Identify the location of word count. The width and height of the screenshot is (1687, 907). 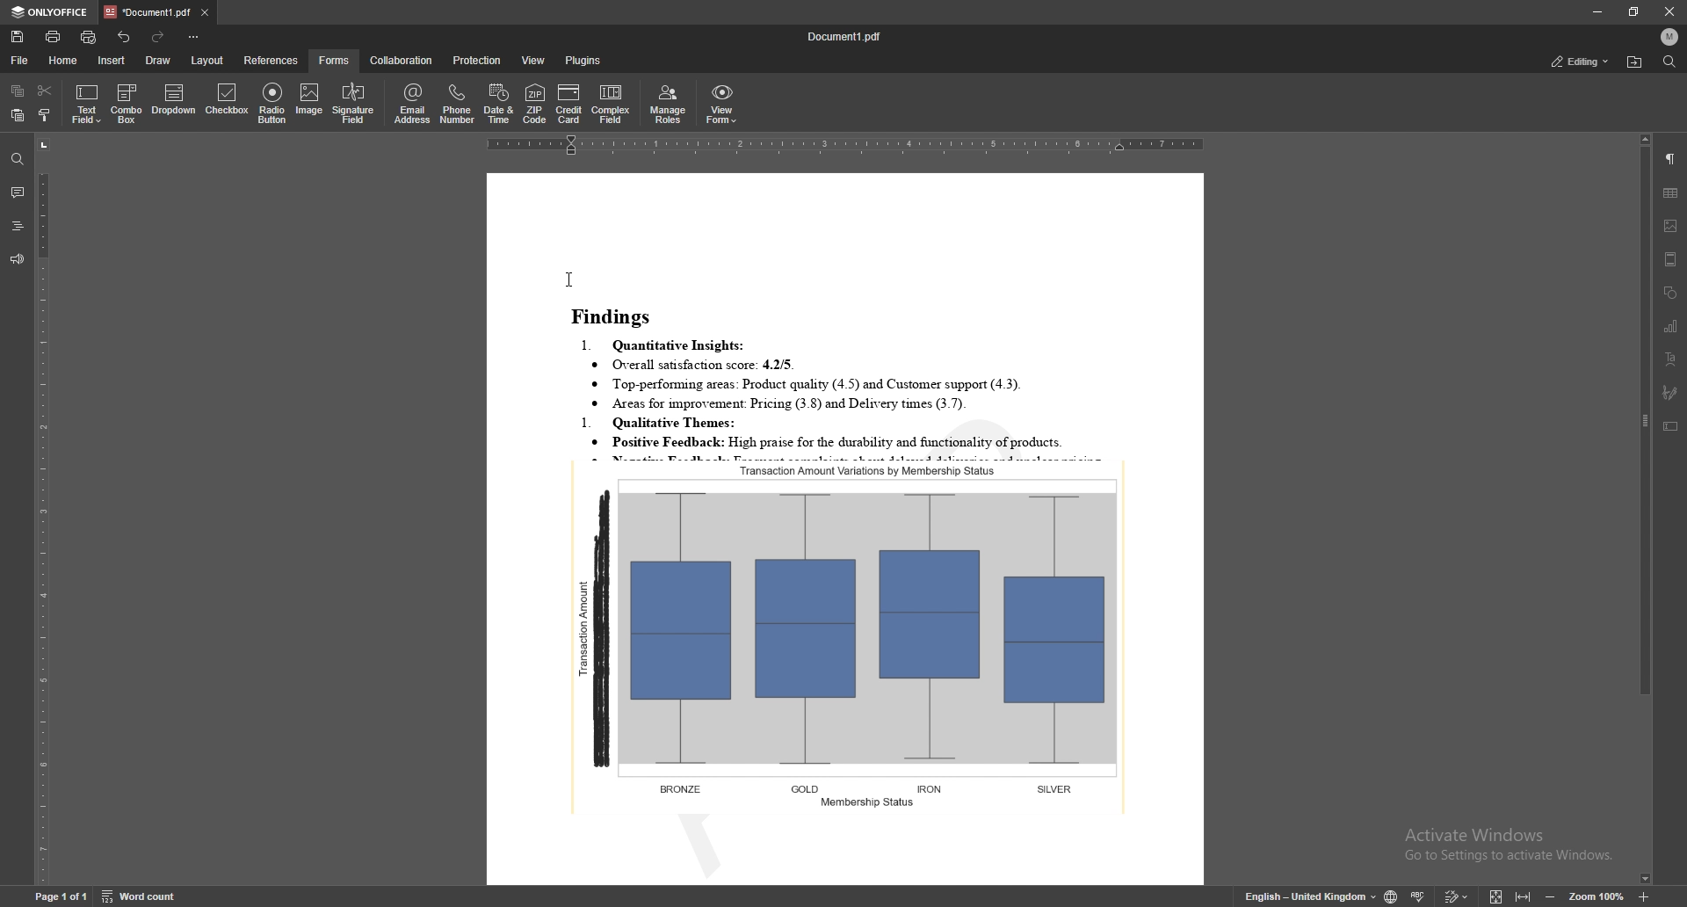
(148, 897).